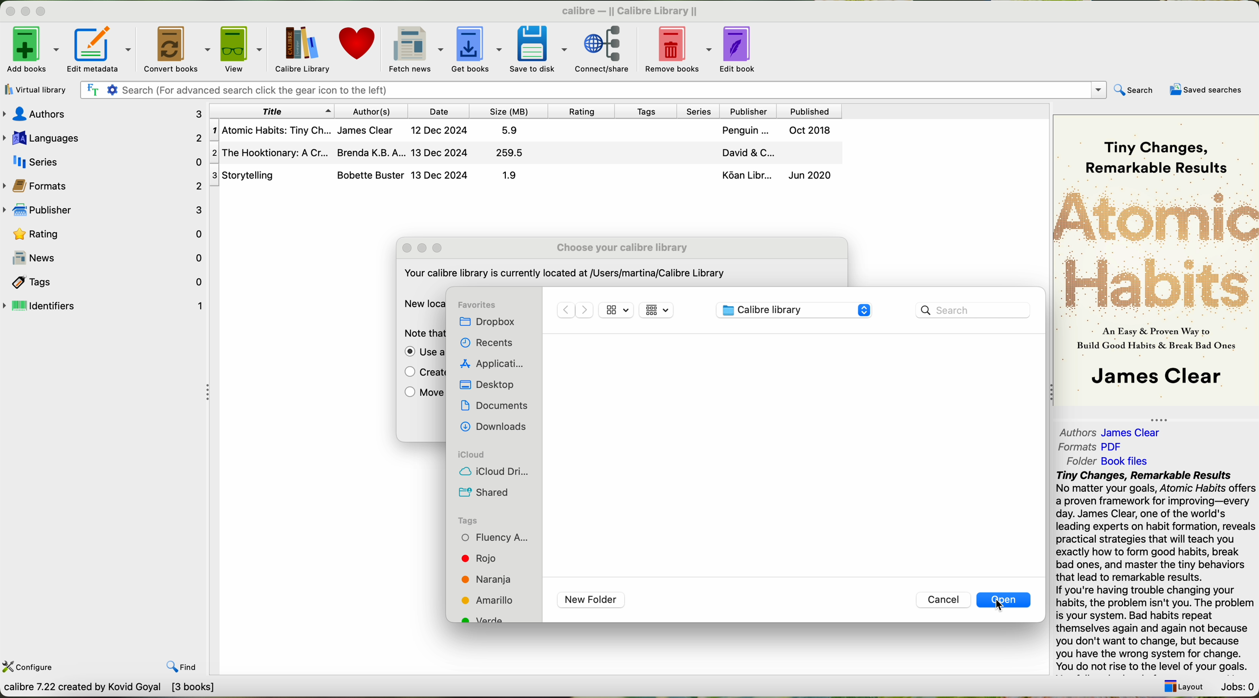  What do you see at coordinates (494, 321) in the screenshot?
I see `dropbox` at bounding box center [494, 321].